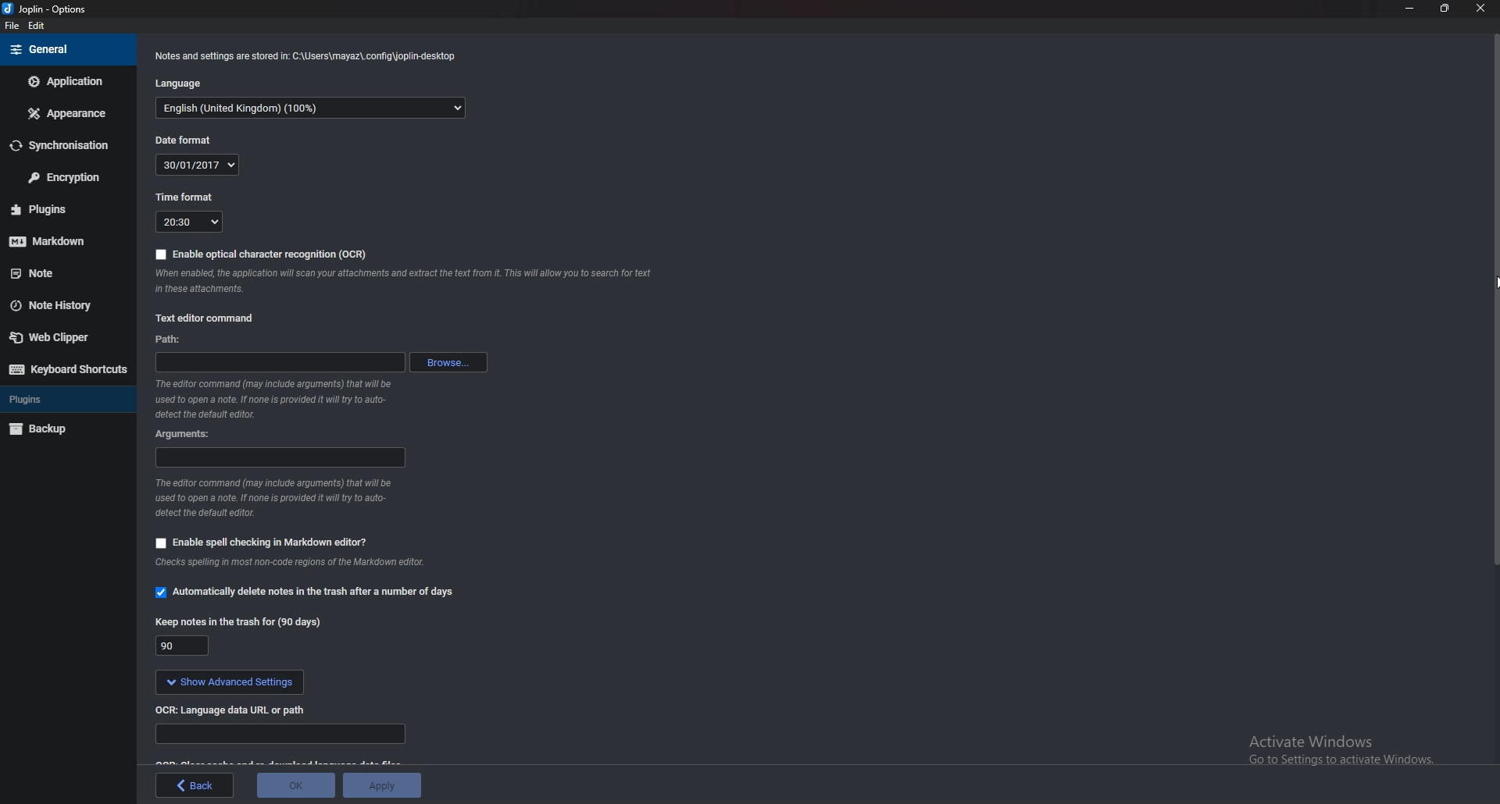 This screenshot has height=804, width=1500. I want to click on show advanced settings, so click(230, 682).